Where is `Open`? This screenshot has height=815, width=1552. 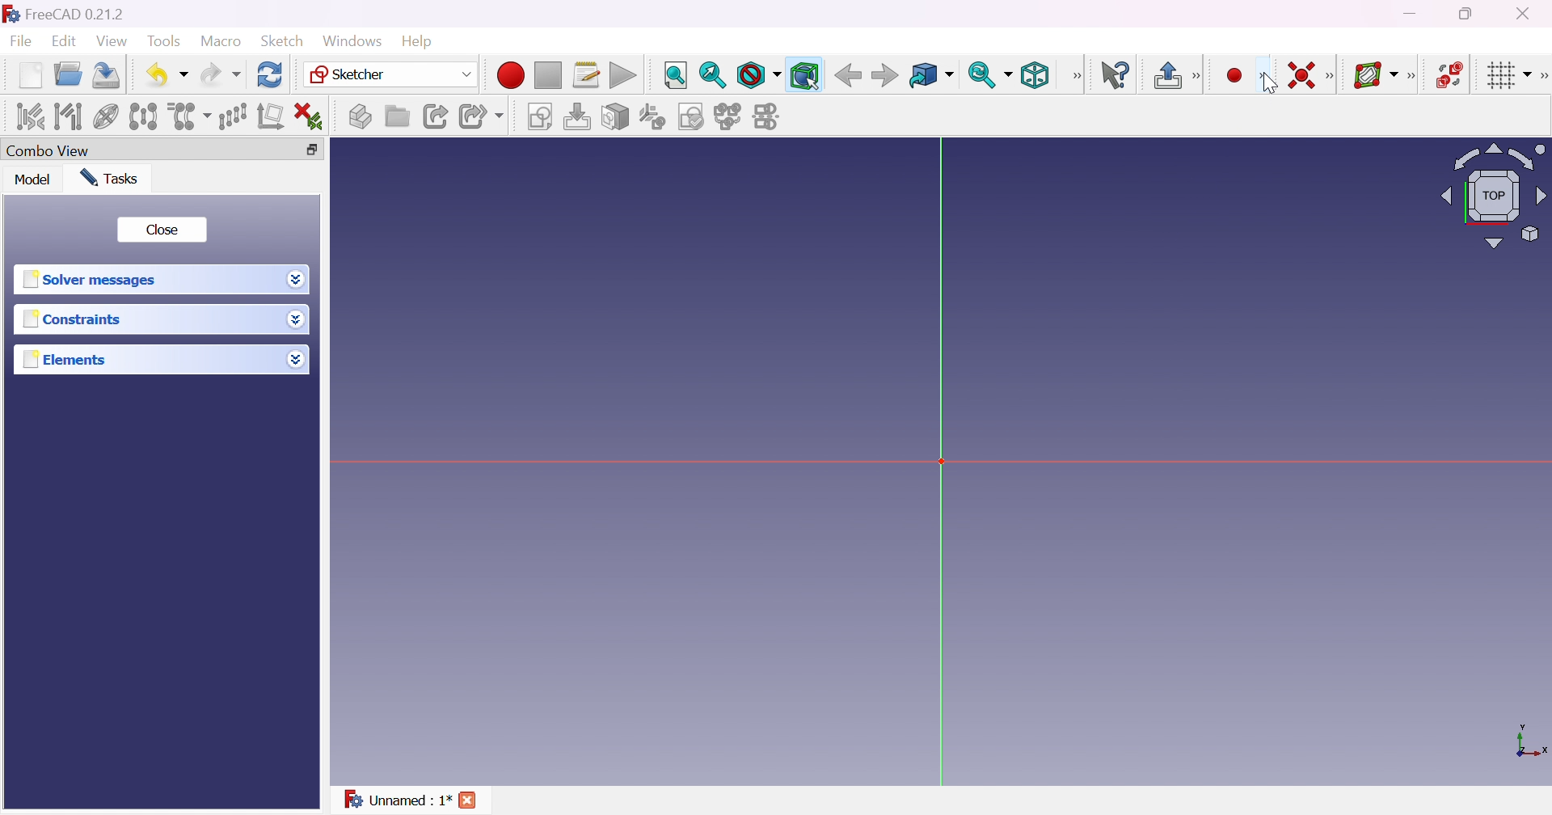
Open is located at coordinates (69, 74).